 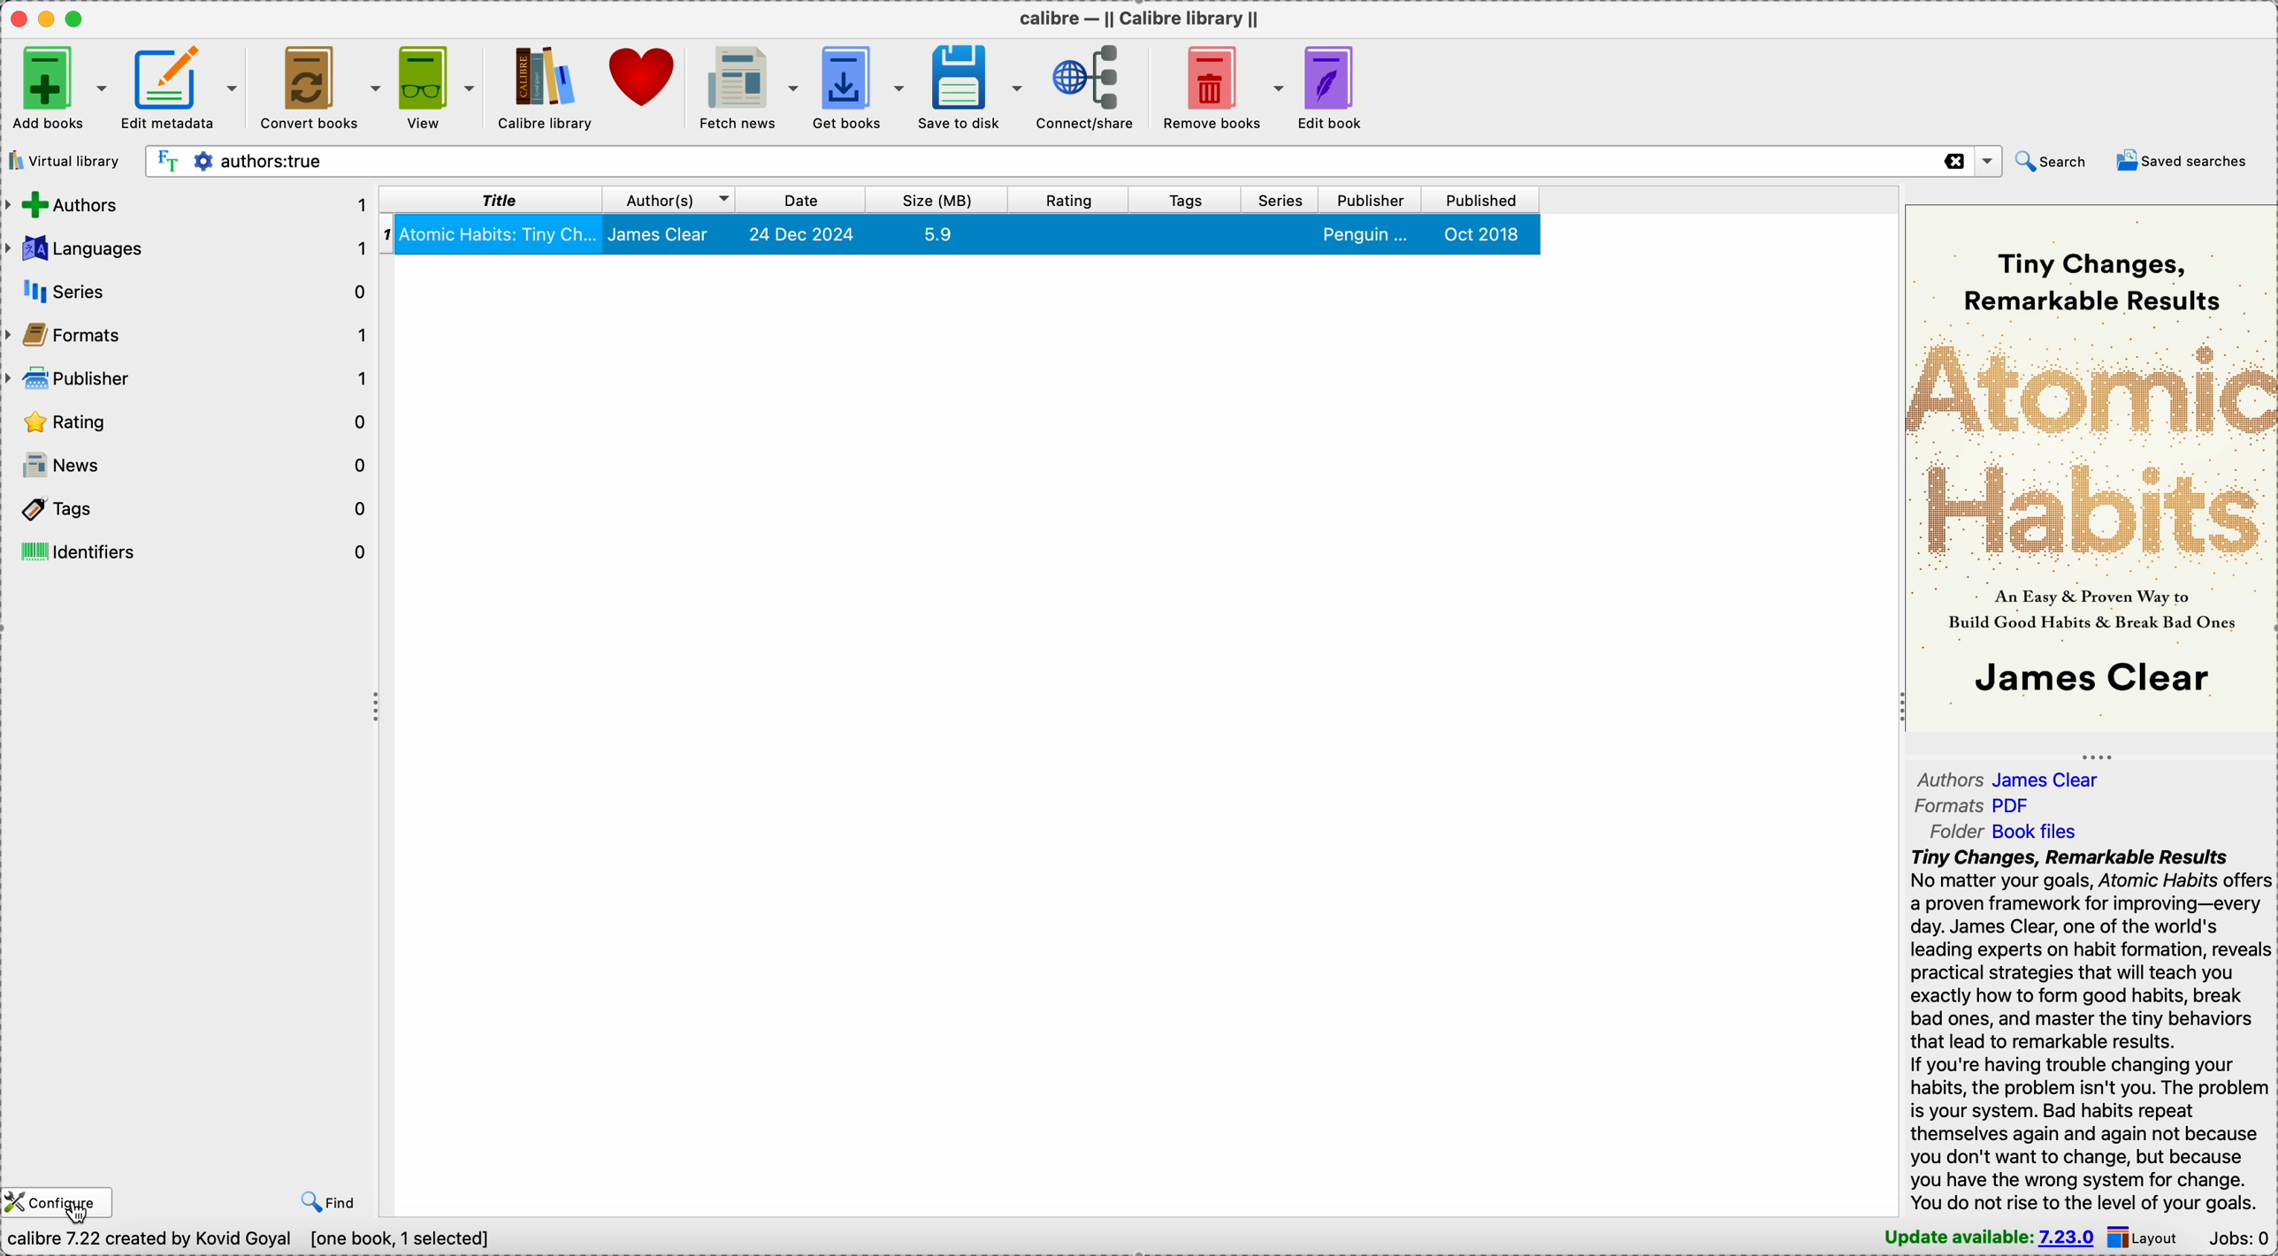 I want to click on publisher, so click(x=188, y=377).